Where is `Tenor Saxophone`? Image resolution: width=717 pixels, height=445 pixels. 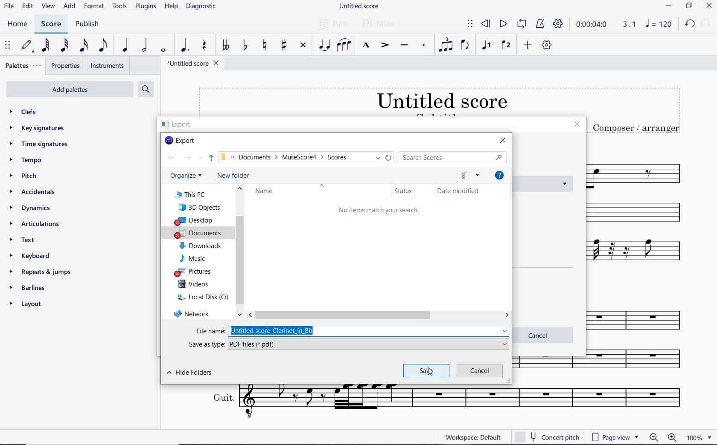 Tenor Saxophone is located at coordinates (638, 171).